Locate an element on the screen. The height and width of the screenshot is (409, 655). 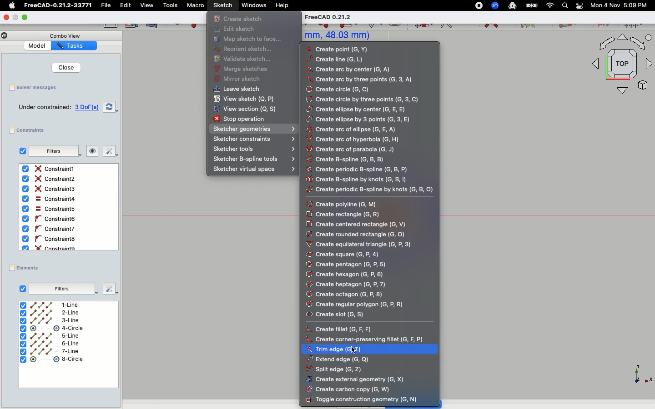
Create octagon is located at coordinates (345, 294).